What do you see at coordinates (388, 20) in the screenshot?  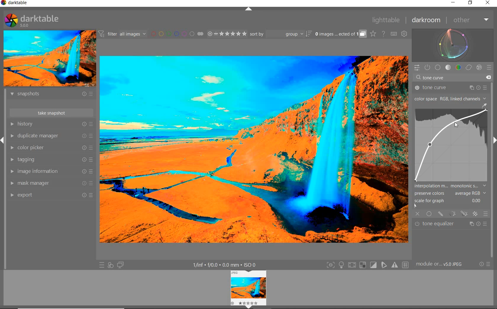 I see `lighttable` at bounding box center [388, 20].